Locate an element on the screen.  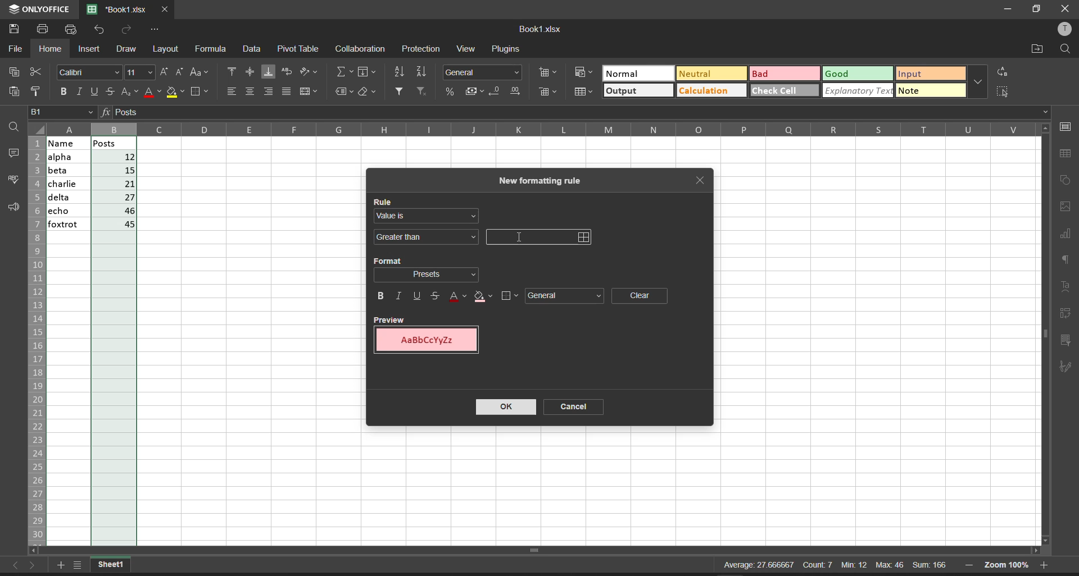
font size is located at coordinates (139, 72).